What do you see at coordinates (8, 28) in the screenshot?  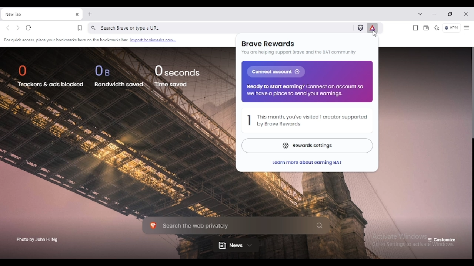 I see `go back` at bounding box center [8, 28].